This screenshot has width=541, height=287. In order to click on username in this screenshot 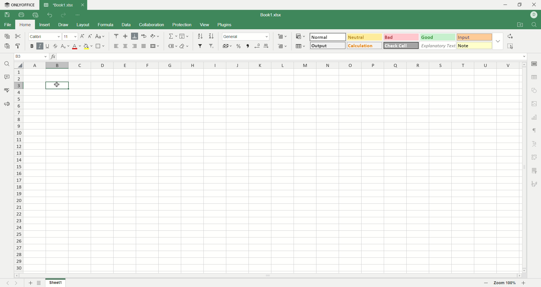, I will do `click(534, 15)`.